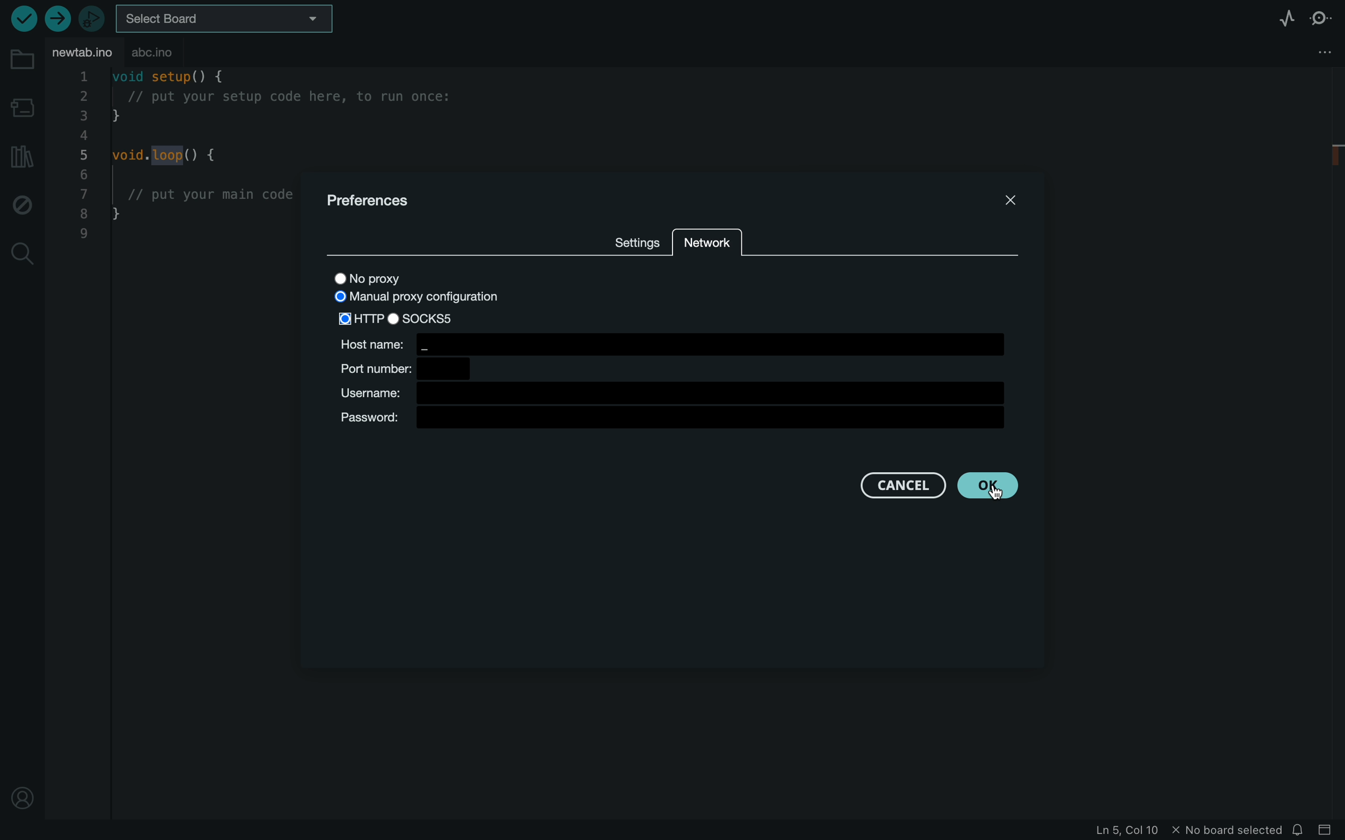  I want to click on board selecter, so click(231, 20).